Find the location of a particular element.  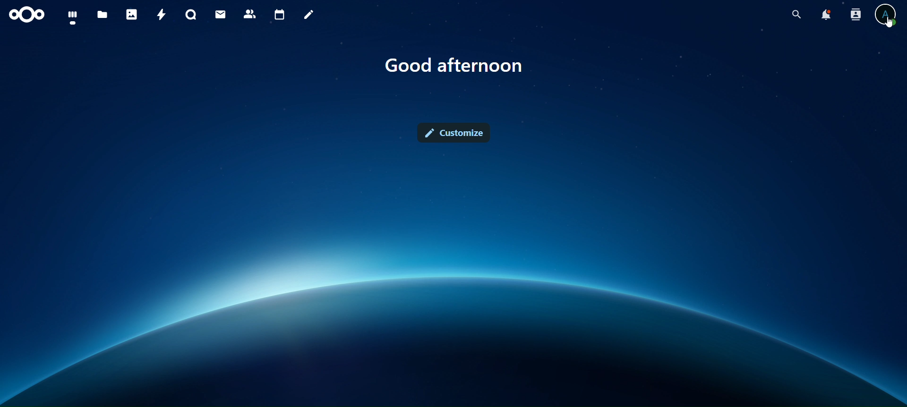

notes is located at coordinates (309, 16).